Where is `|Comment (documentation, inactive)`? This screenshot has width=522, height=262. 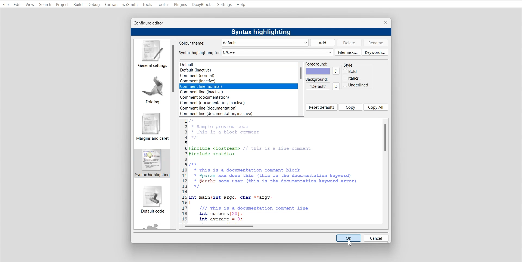
|Comment (documentation, inactive) is located at coordinates (216, 103).